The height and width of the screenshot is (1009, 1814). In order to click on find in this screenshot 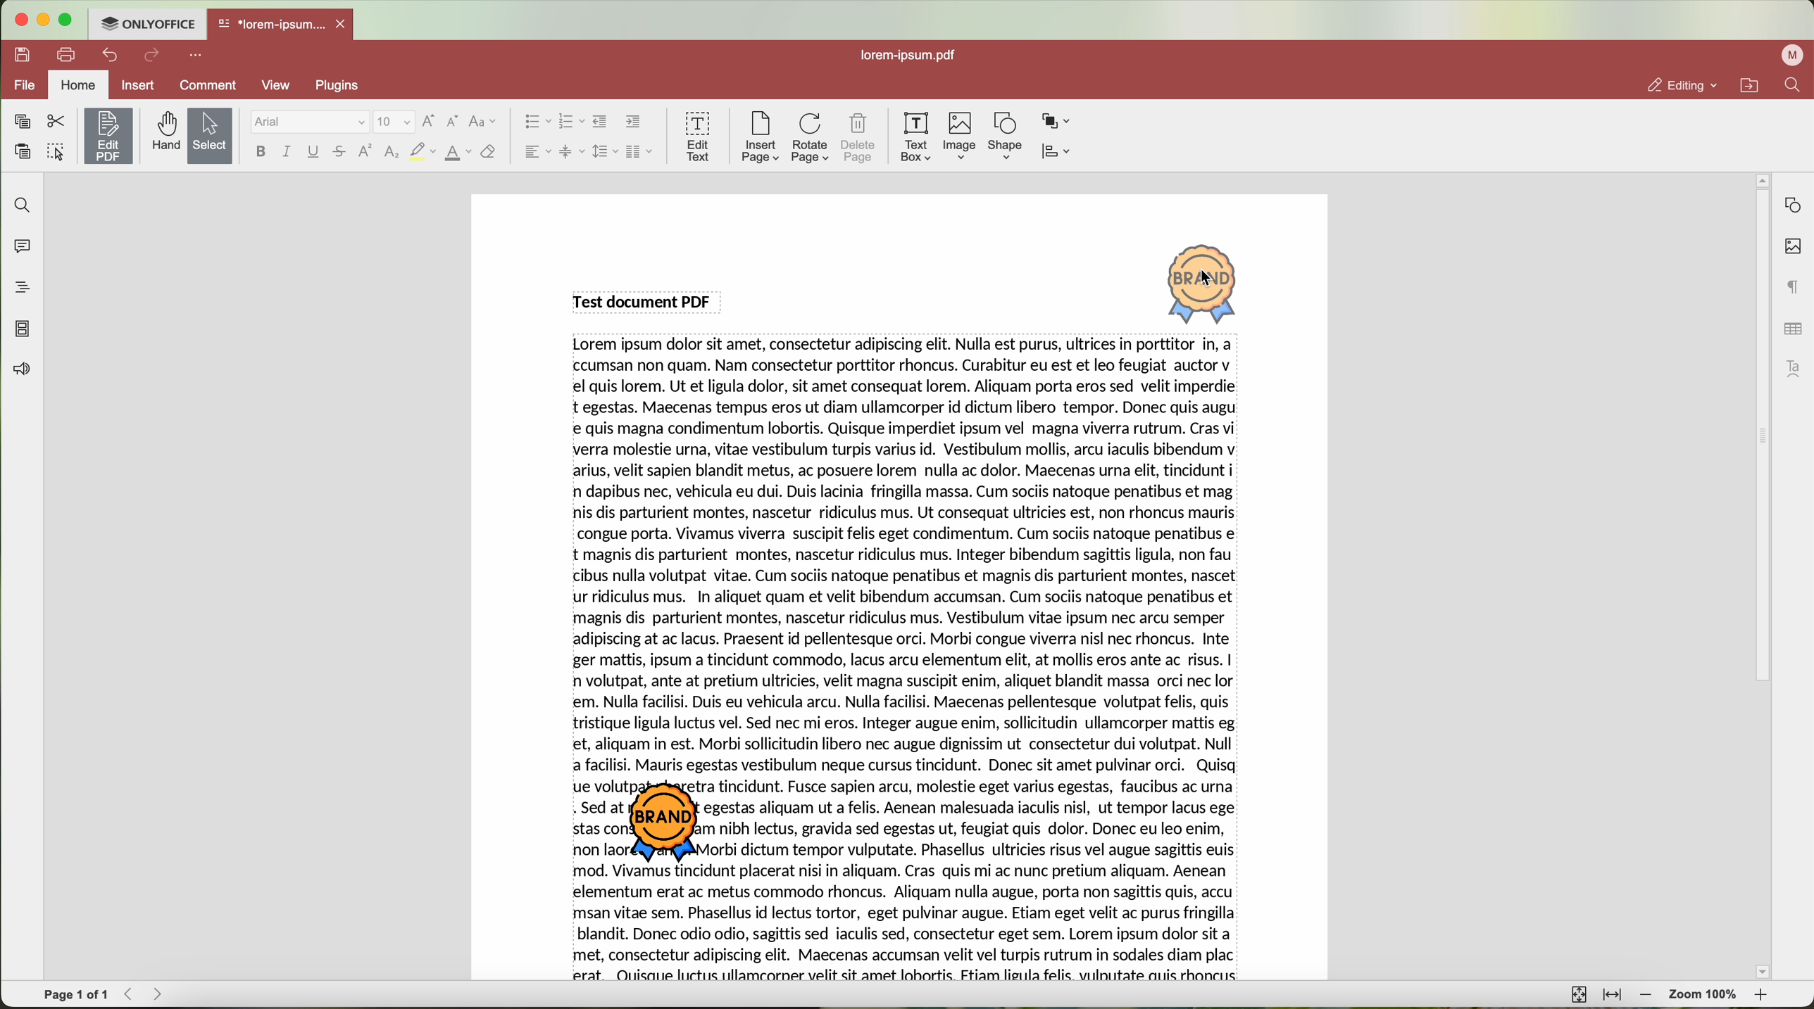, I will do `click(19, 204)`.